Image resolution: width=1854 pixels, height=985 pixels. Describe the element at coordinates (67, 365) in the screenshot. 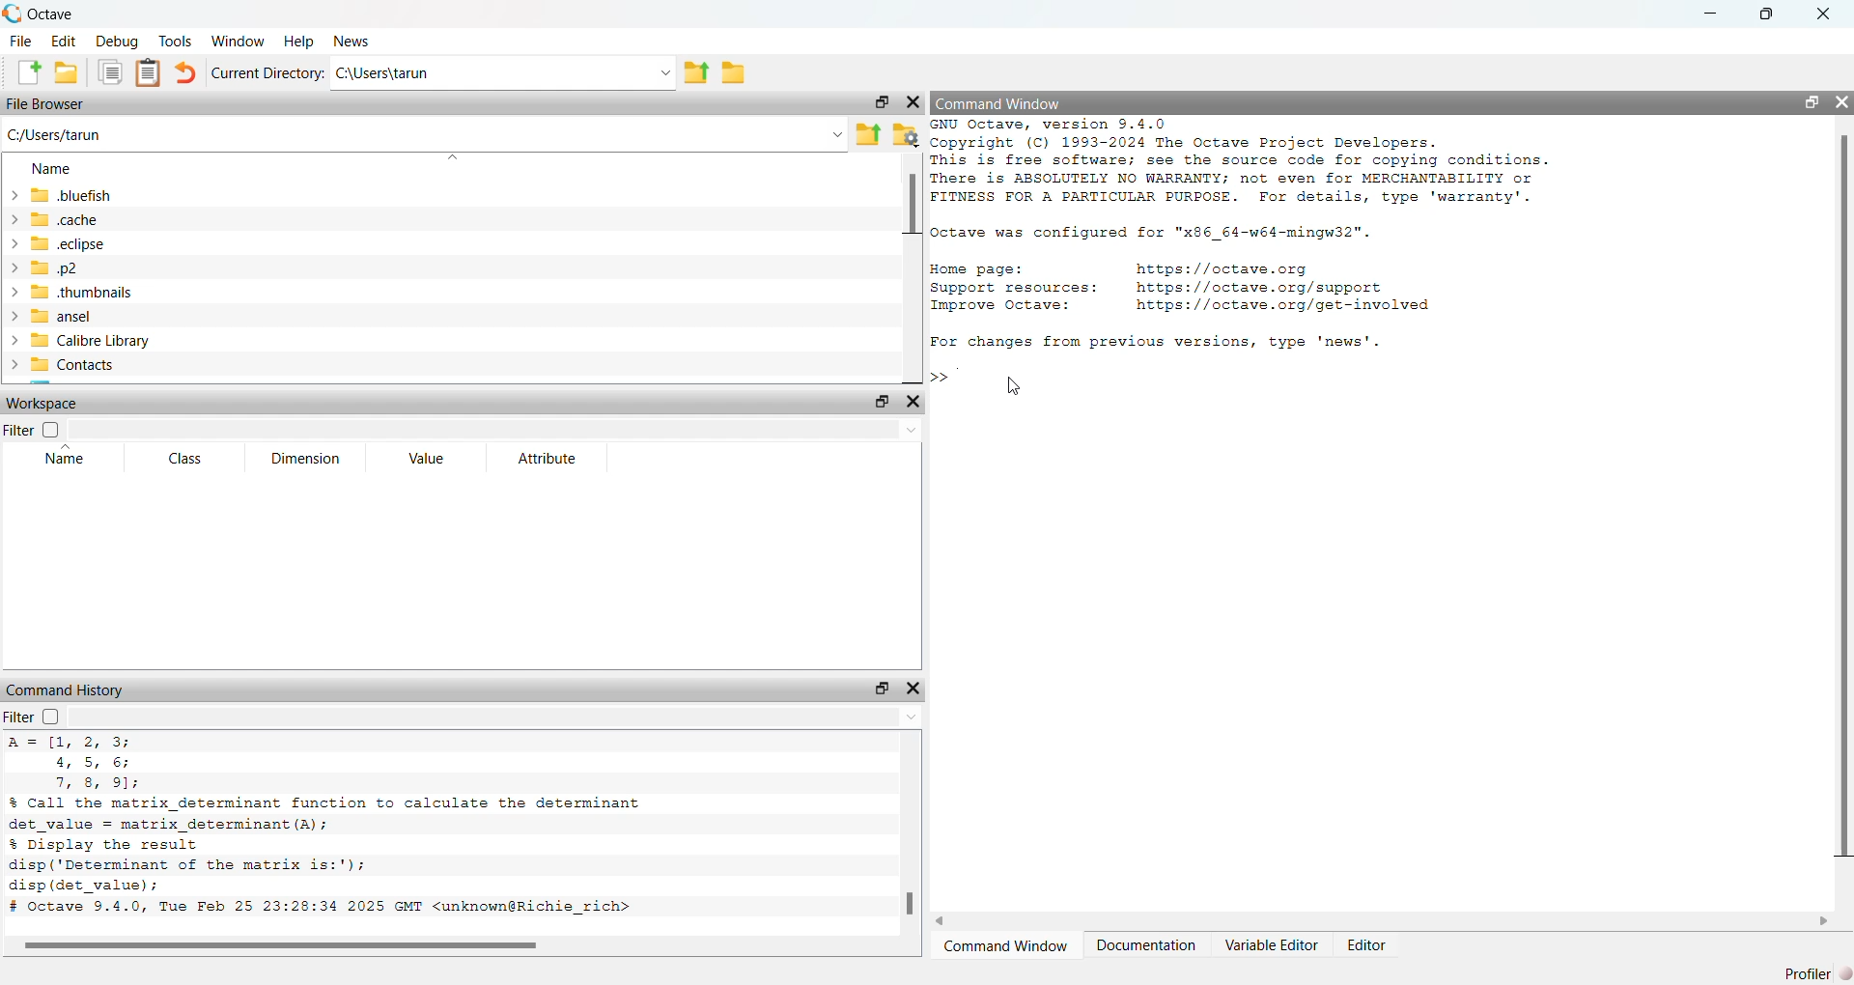

I see `contacts` at that location.